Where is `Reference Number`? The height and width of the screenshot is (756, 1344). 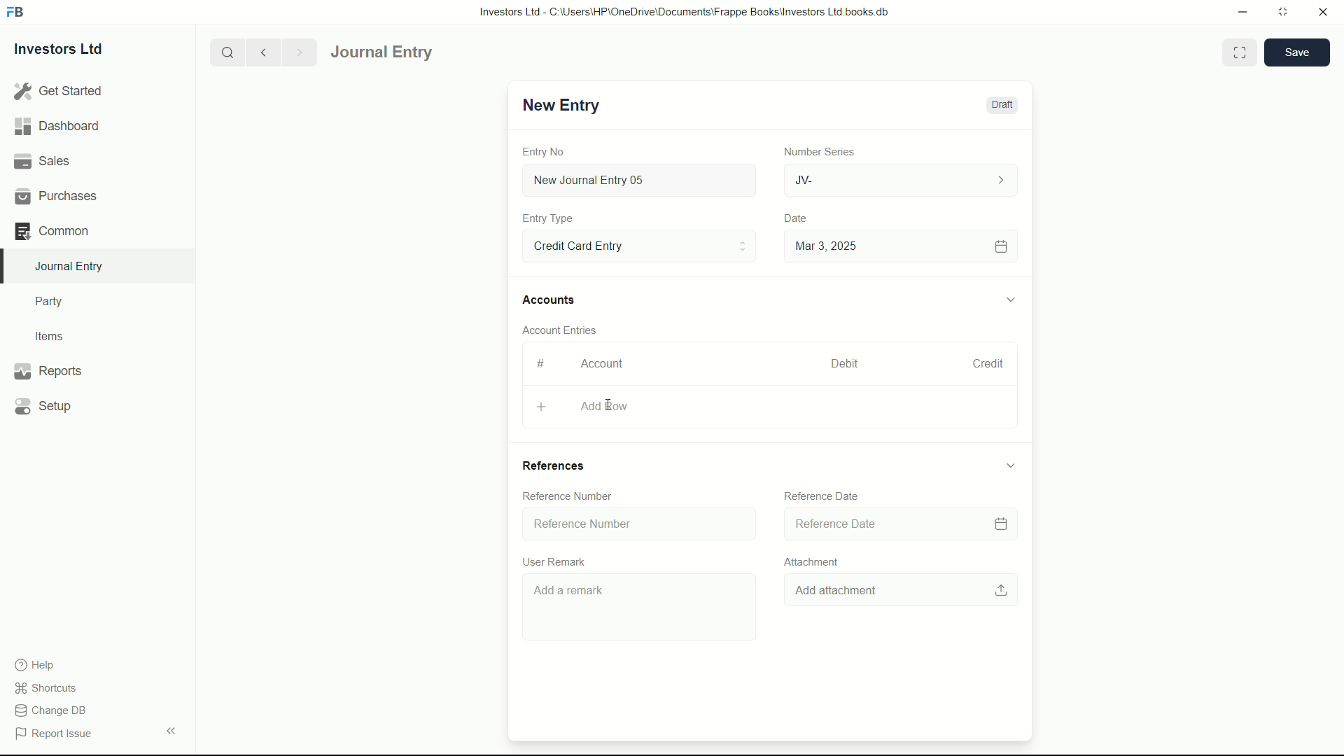
Reference Number is located at coordinates (637, 522).